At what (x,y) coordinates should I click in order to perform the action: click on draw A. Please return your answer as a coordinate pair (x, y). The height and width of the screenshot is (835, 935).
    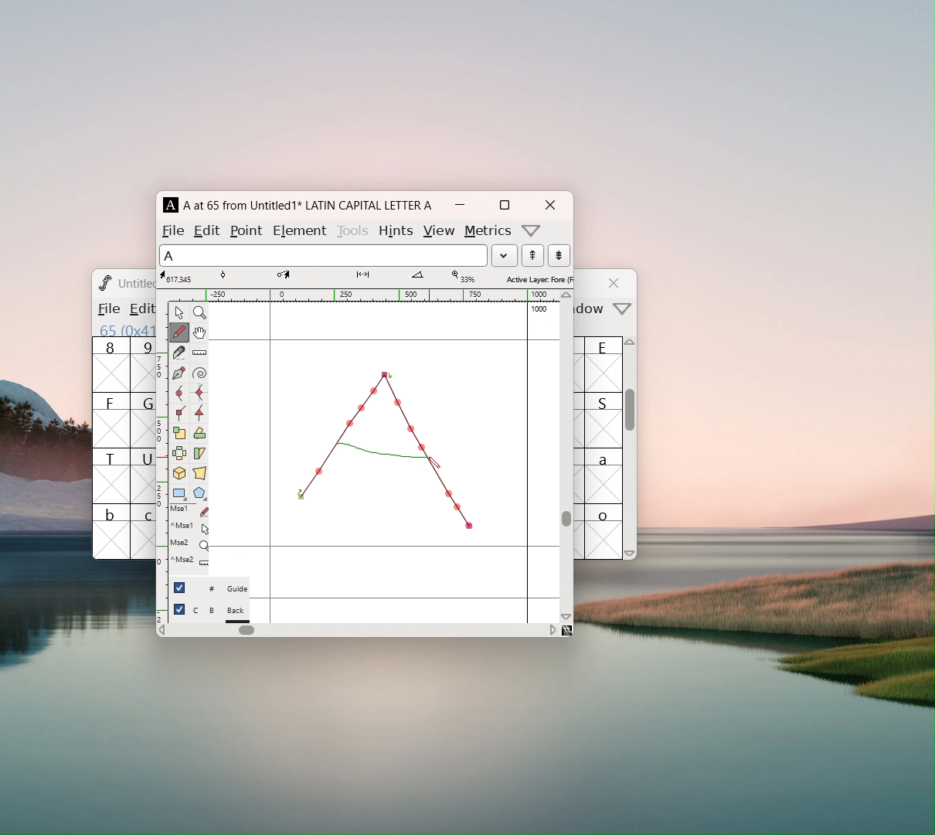
    Looking at the image, I should click on (382, 452).